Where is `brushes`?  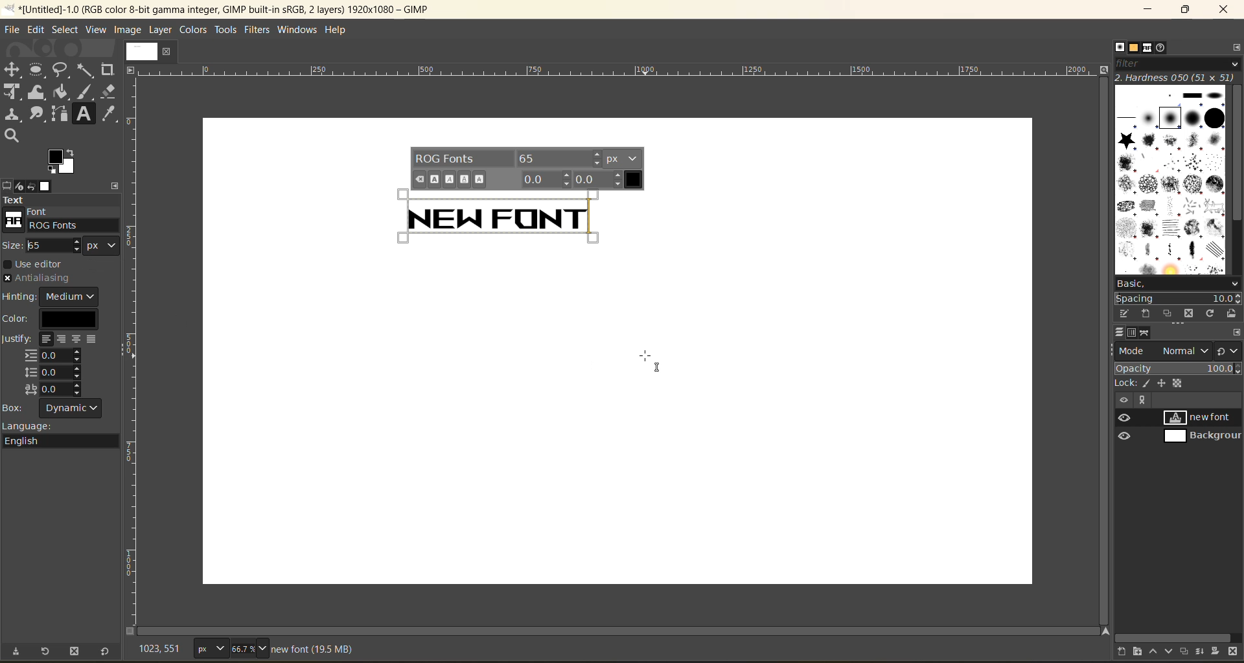
brushes is located at coordinates (1120, 47).